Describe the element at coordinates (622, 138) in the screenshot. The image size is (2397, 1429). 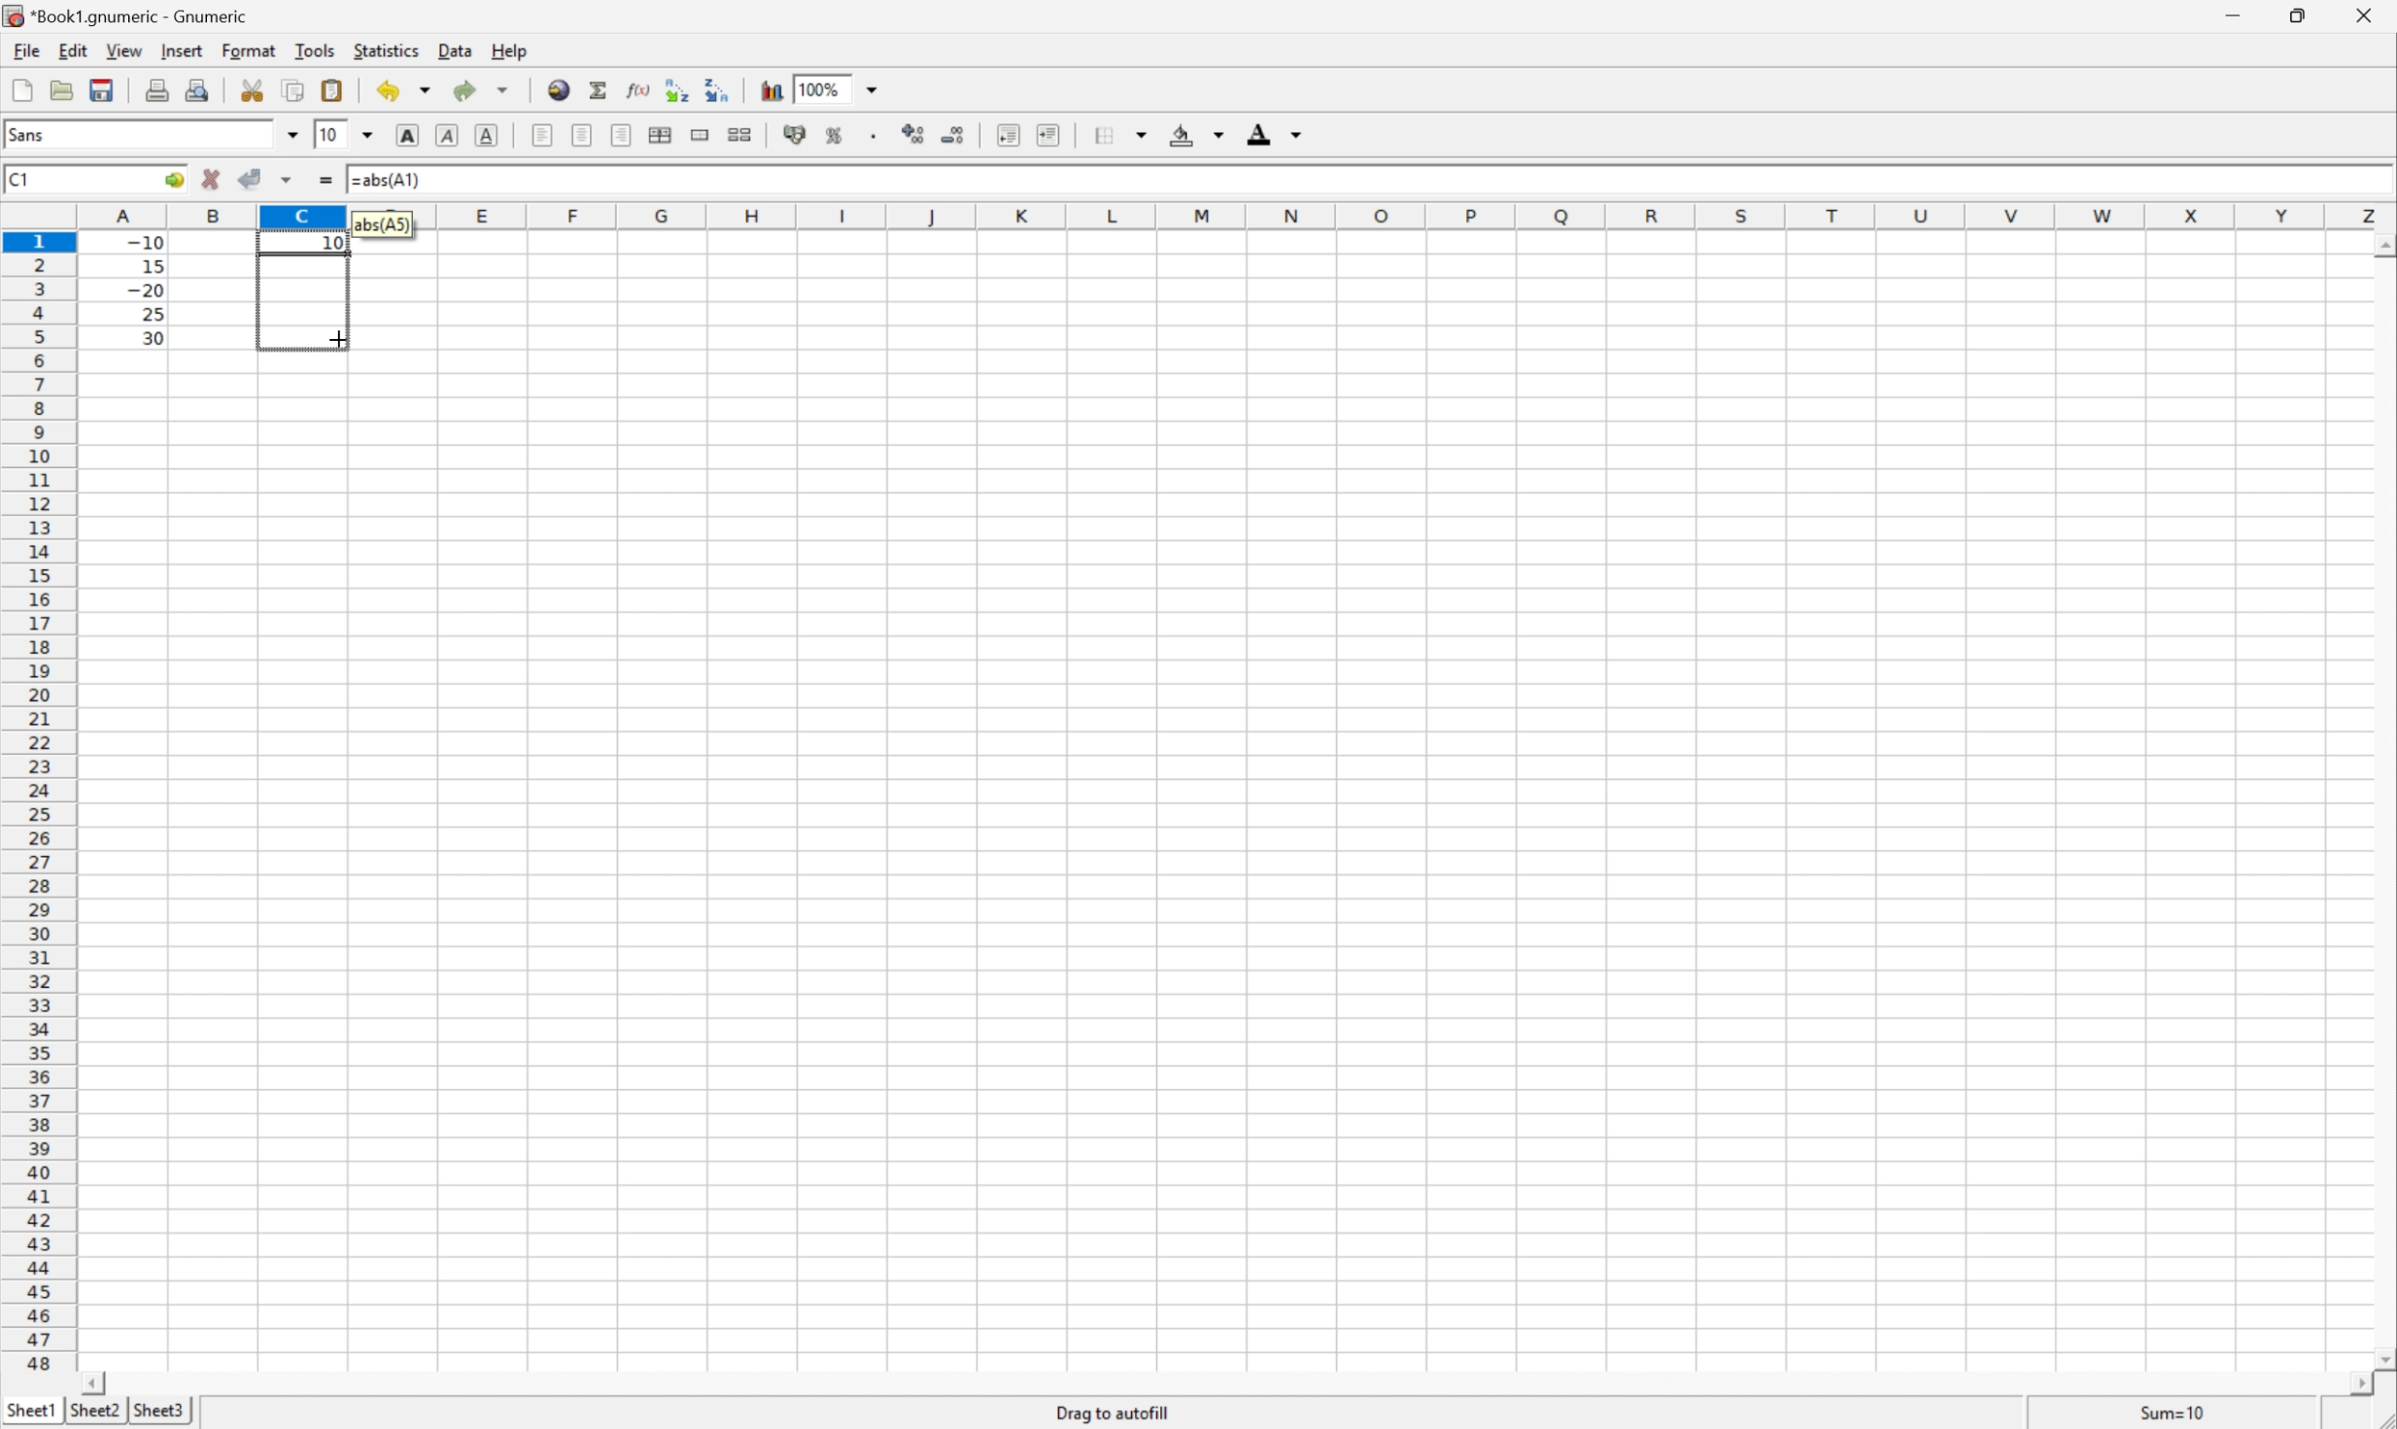
I see `align right` at that location.